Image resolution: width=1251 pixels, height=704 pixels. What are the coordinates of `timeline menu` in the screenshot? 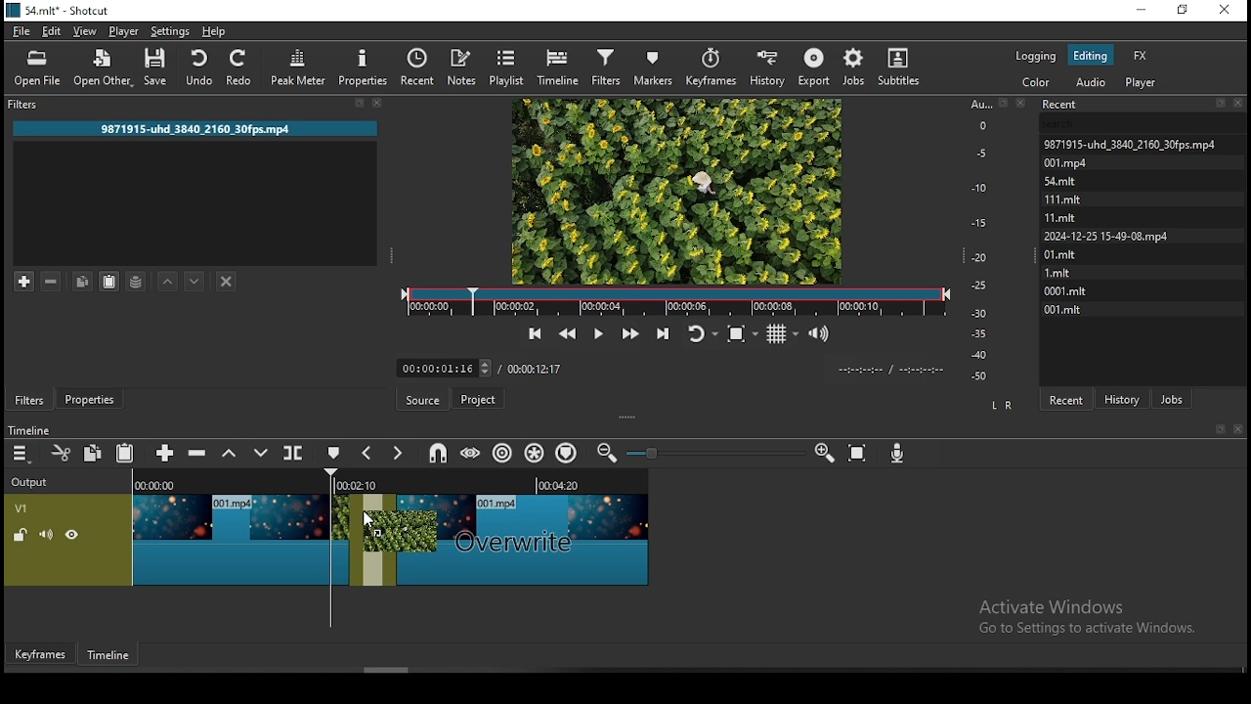 It's located at (22, 455).